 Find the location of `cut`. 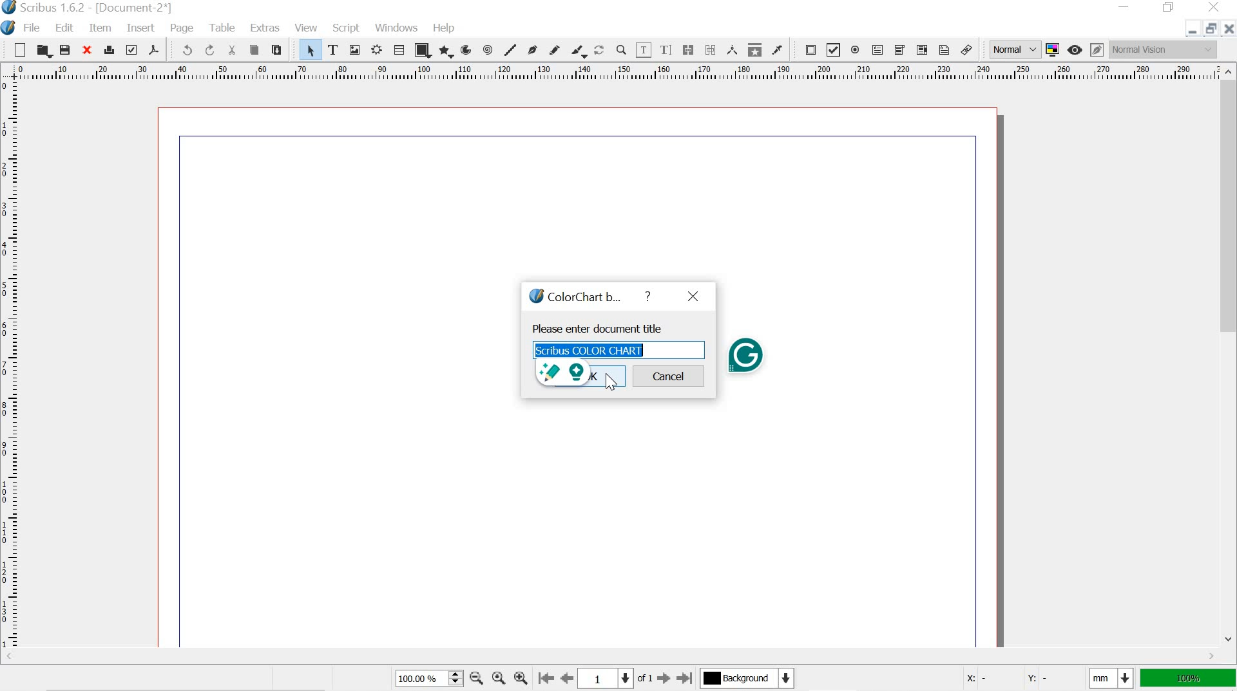

cut is located at coordinates (233, 50).